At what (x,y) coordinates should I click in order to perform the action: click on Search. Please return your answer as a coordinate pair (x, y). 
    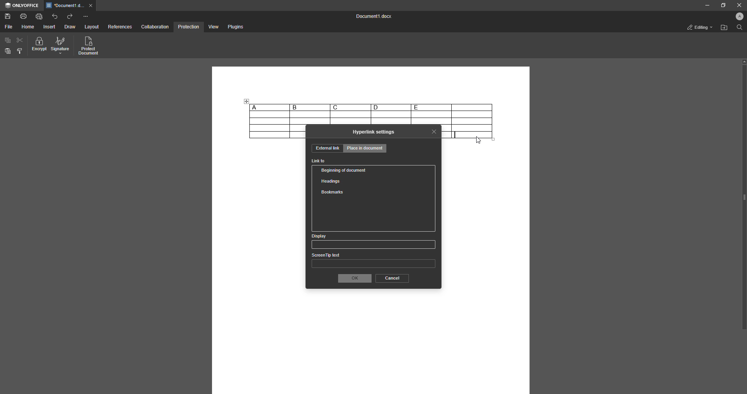
    Looking at the image, I should click on (738, 28).